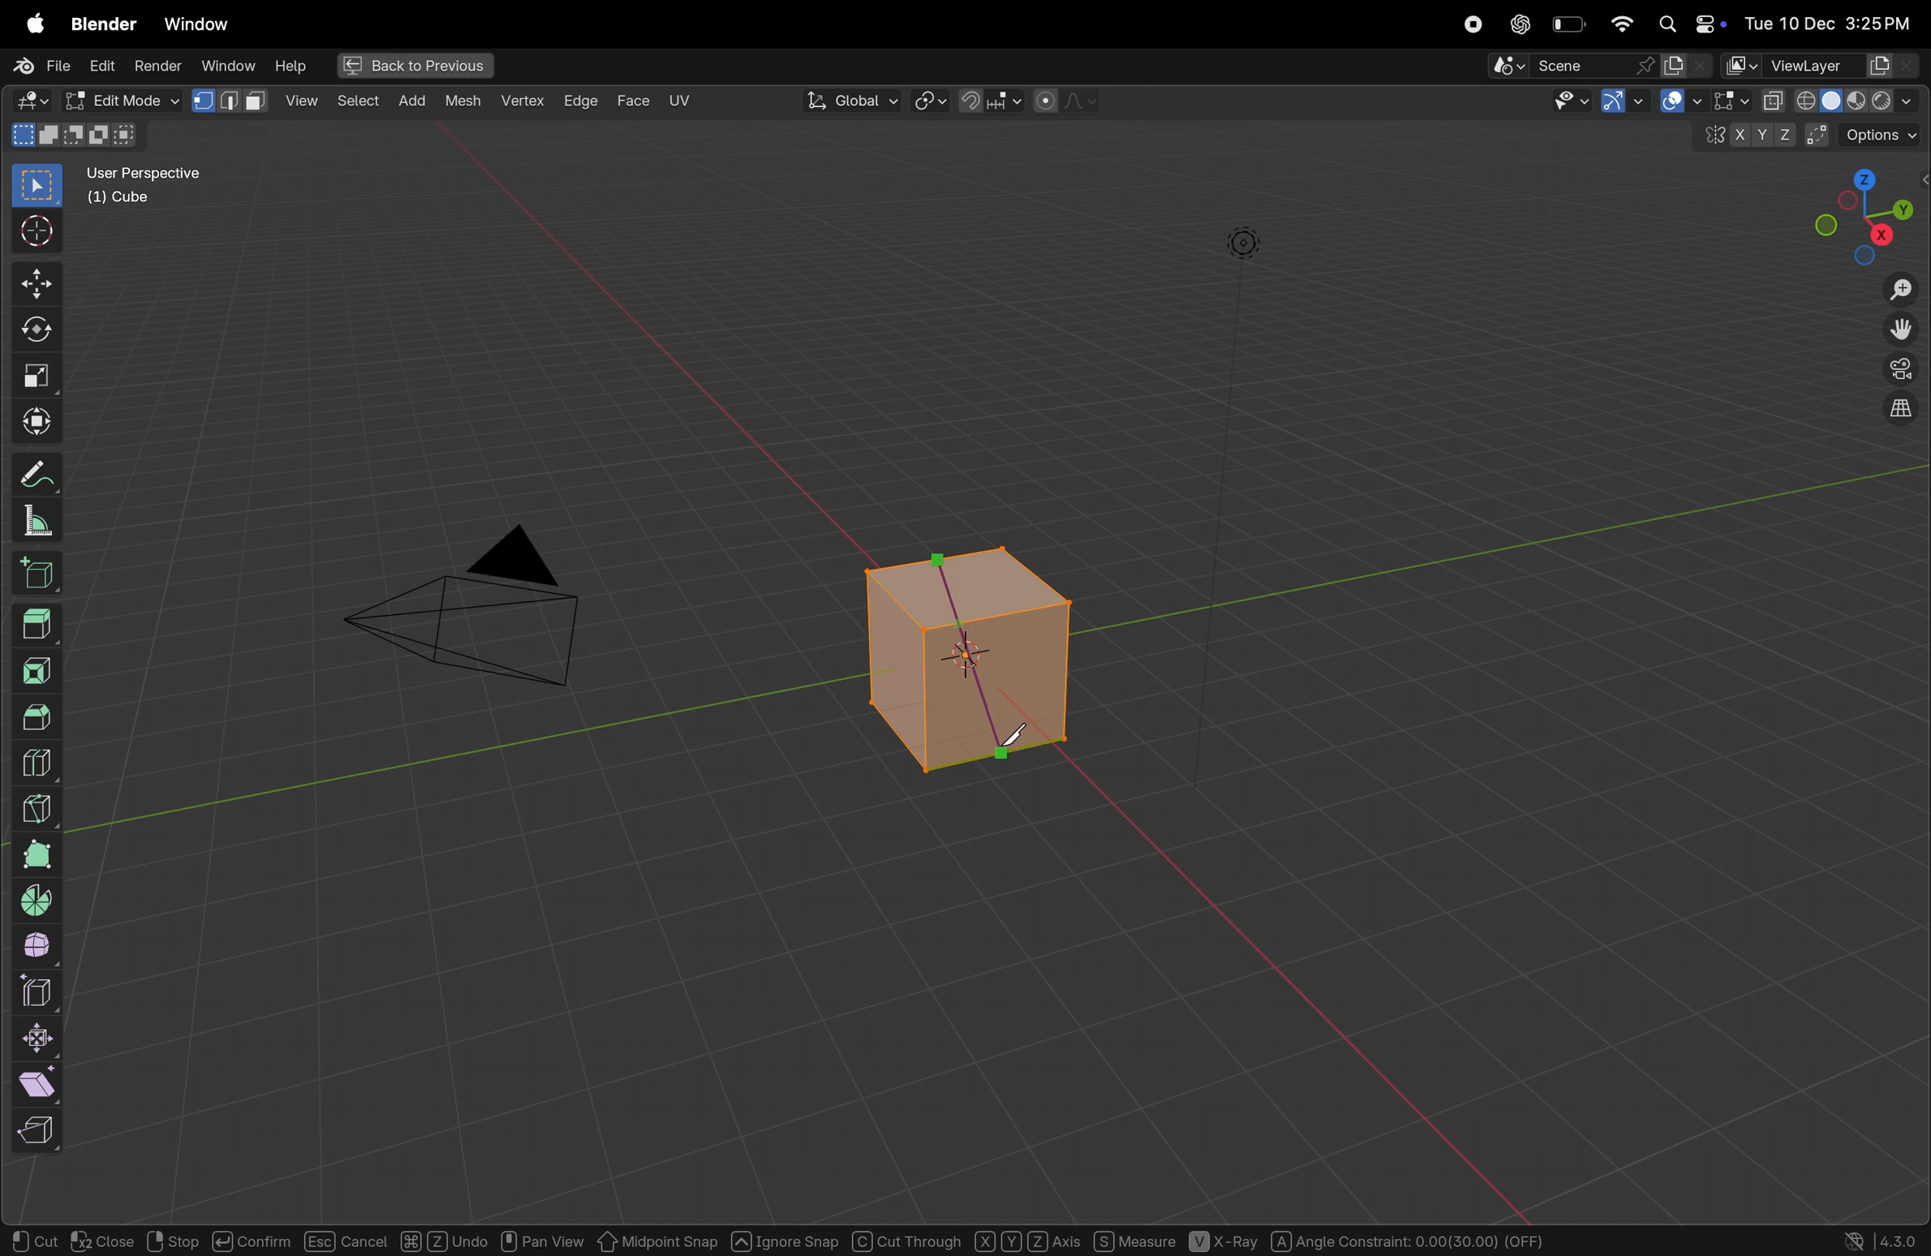  I want to click on measure, so click(38, 523).